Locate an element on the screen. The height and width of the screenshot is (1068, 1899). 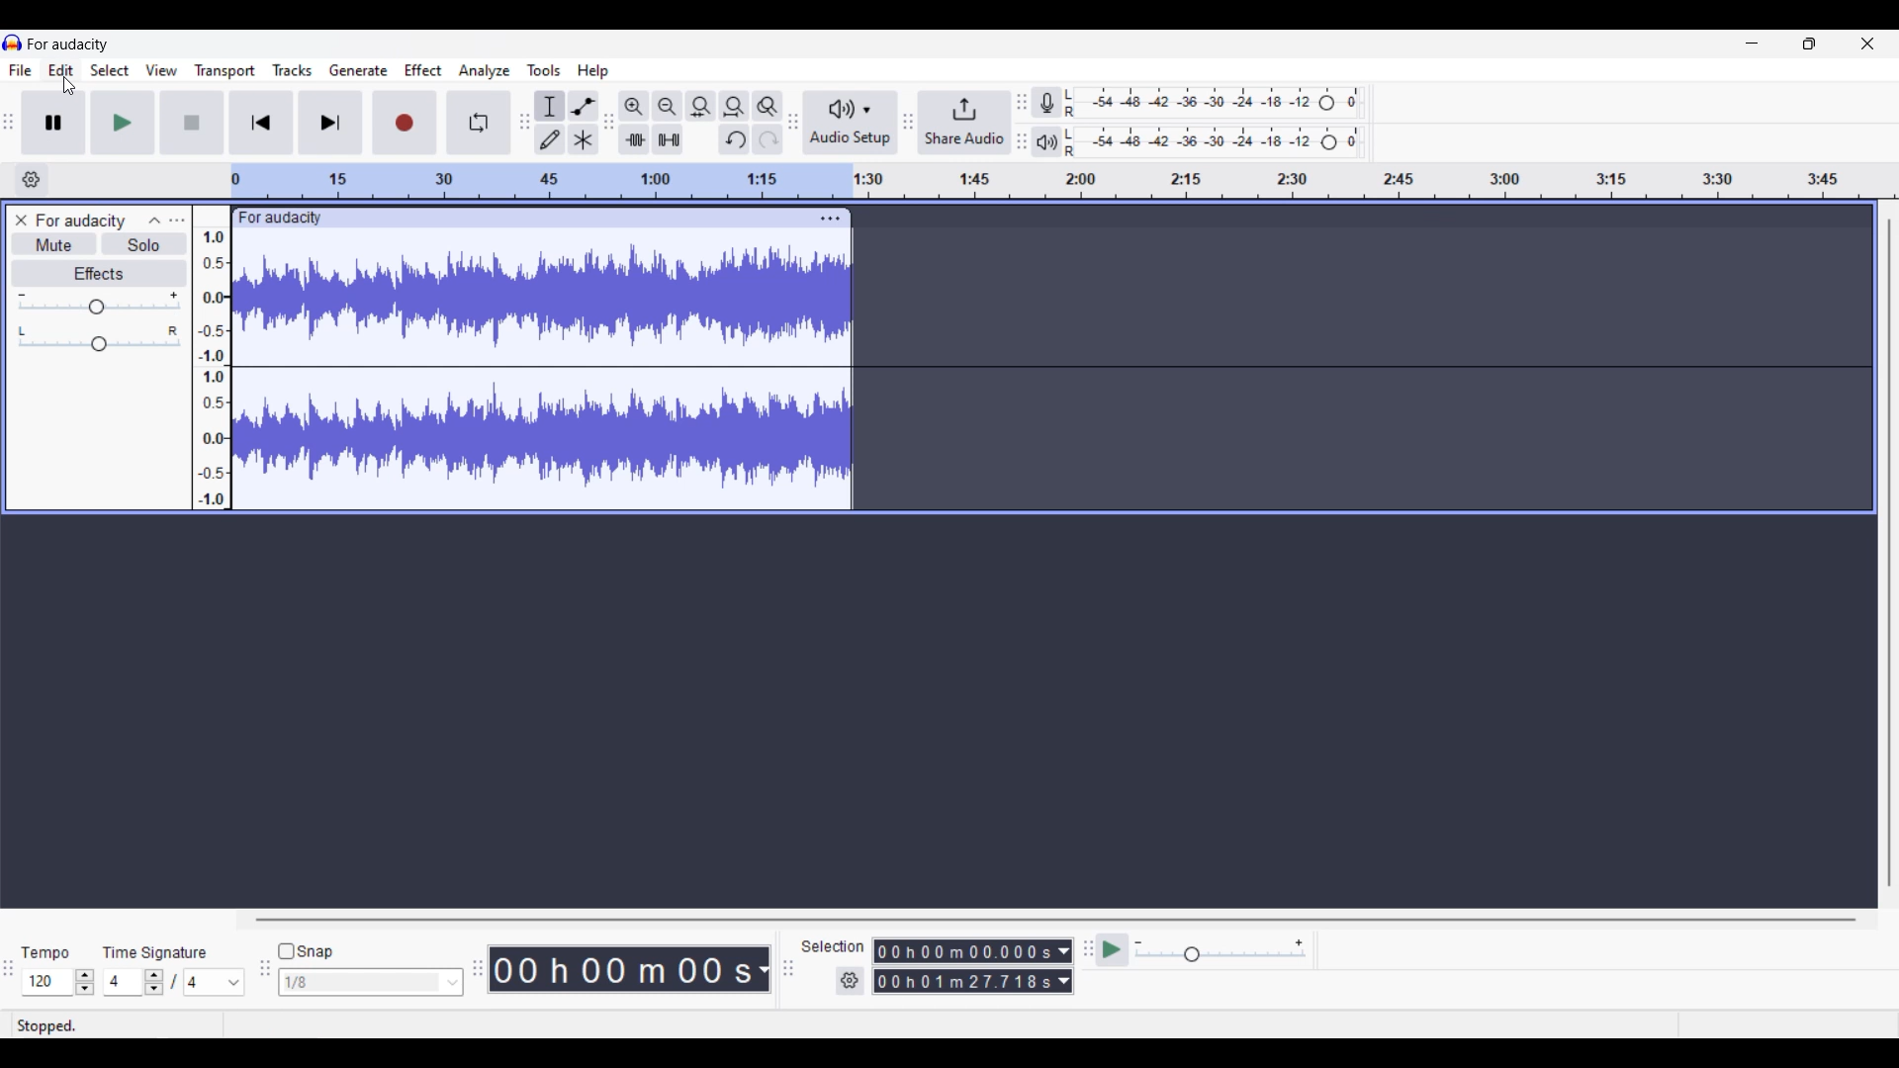
Redo is located at coordinates (768, 139).